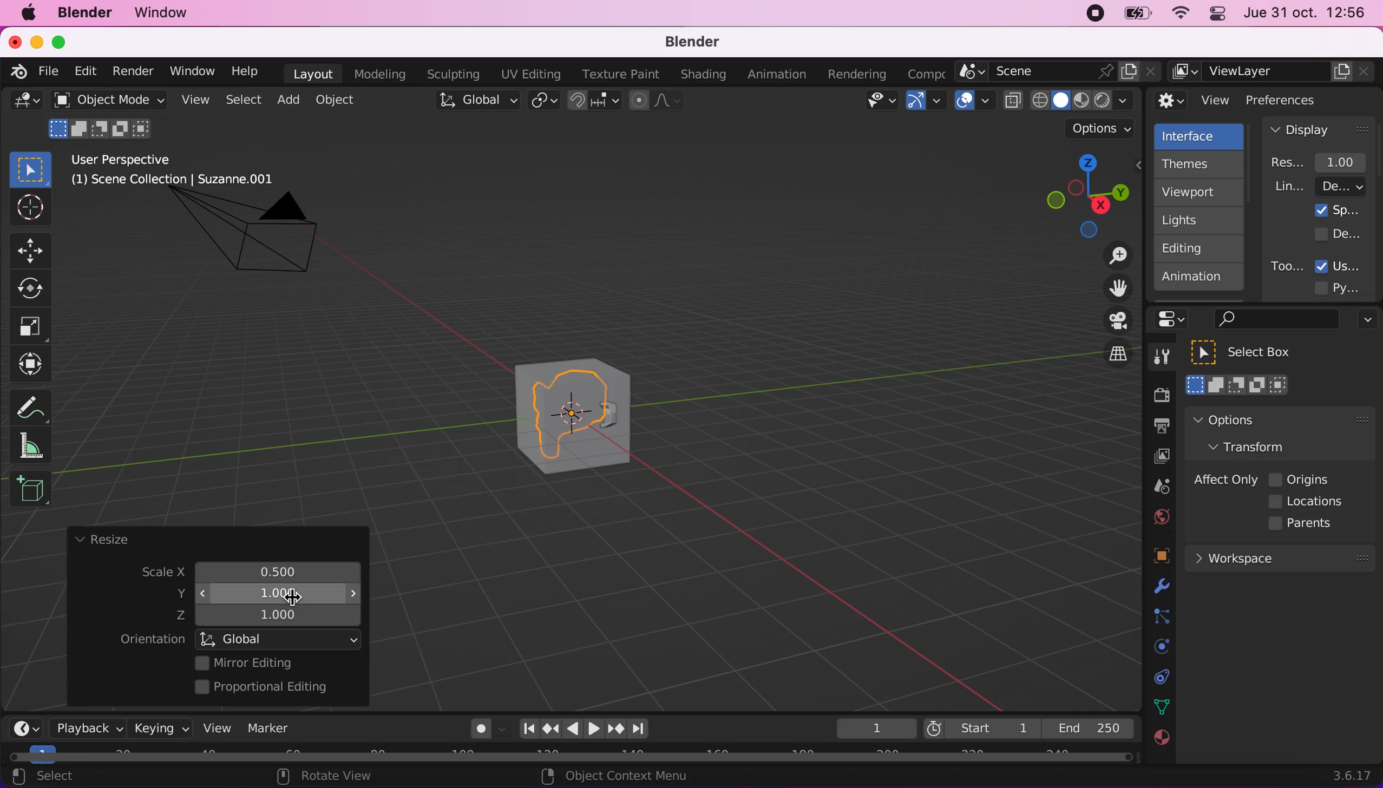 This screenshot has height=788, width=1383. What do you see at coordinates (29, 208) in the screenshot?
I see `` at bounding box center [29, 208].